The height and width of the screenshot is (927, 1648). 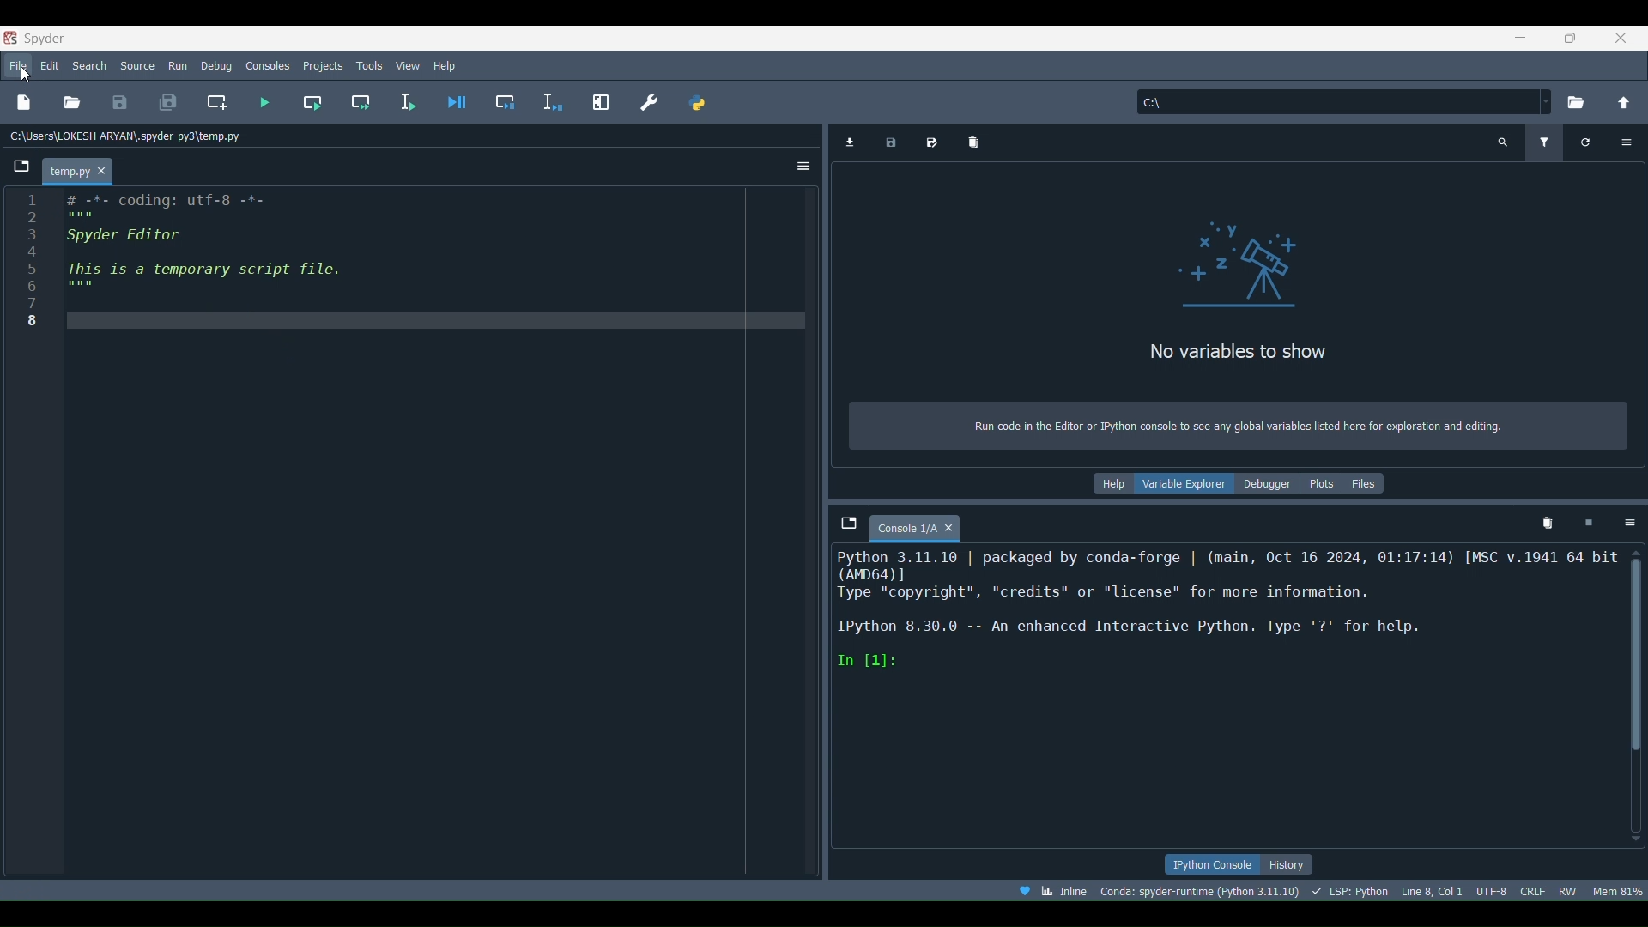 I want to click on File permissions, so click(x=1566, y=890).